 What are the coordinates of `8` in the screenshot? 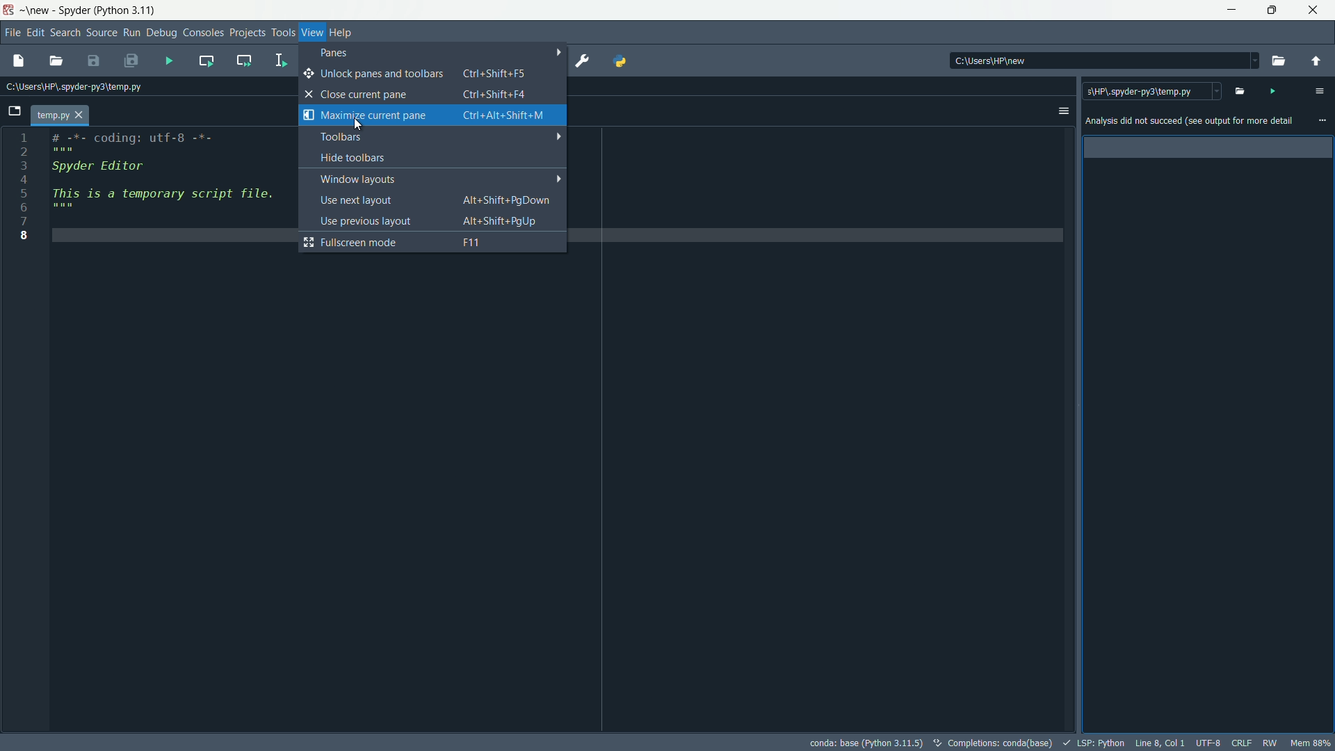 It's located at (26, 239).